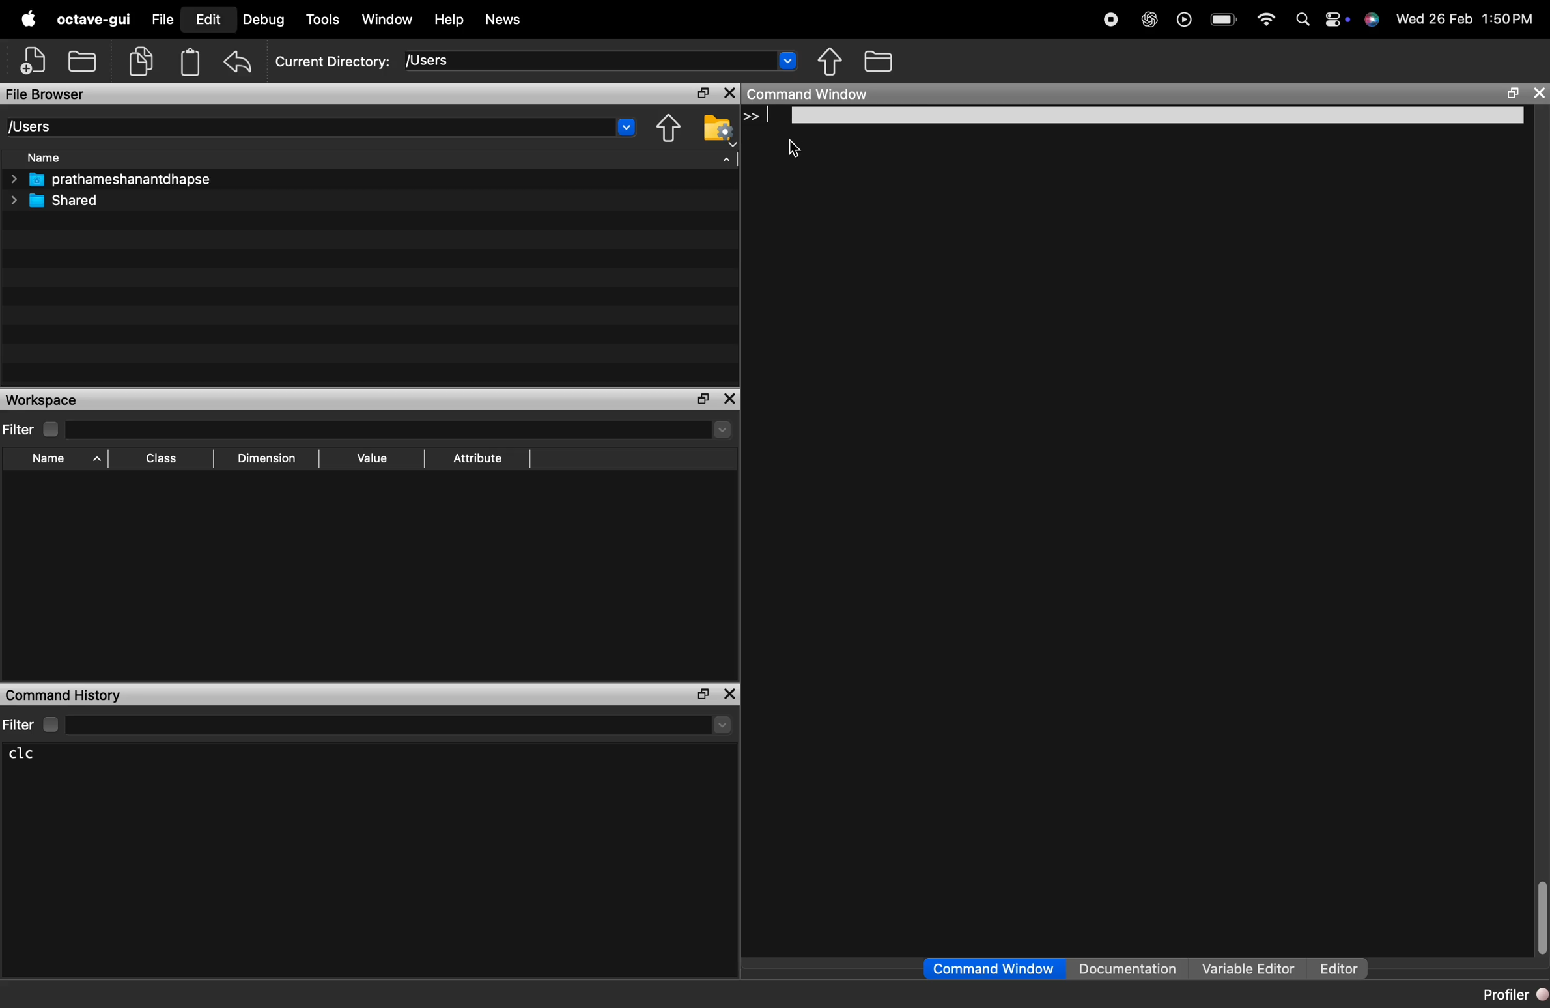 This screenshot has height=1008, width=1550. Describe the element at coordinates (705, 400) in the screenshot. I see `Maximize` at that location.